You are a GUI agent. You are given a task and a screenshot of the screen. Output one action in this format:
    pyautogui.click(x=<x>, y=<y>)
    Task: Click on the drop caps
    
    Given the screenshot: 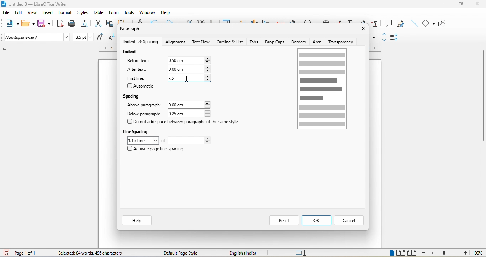 What is the action you would take?
    pyautogui.click(x=274, y=42)
    